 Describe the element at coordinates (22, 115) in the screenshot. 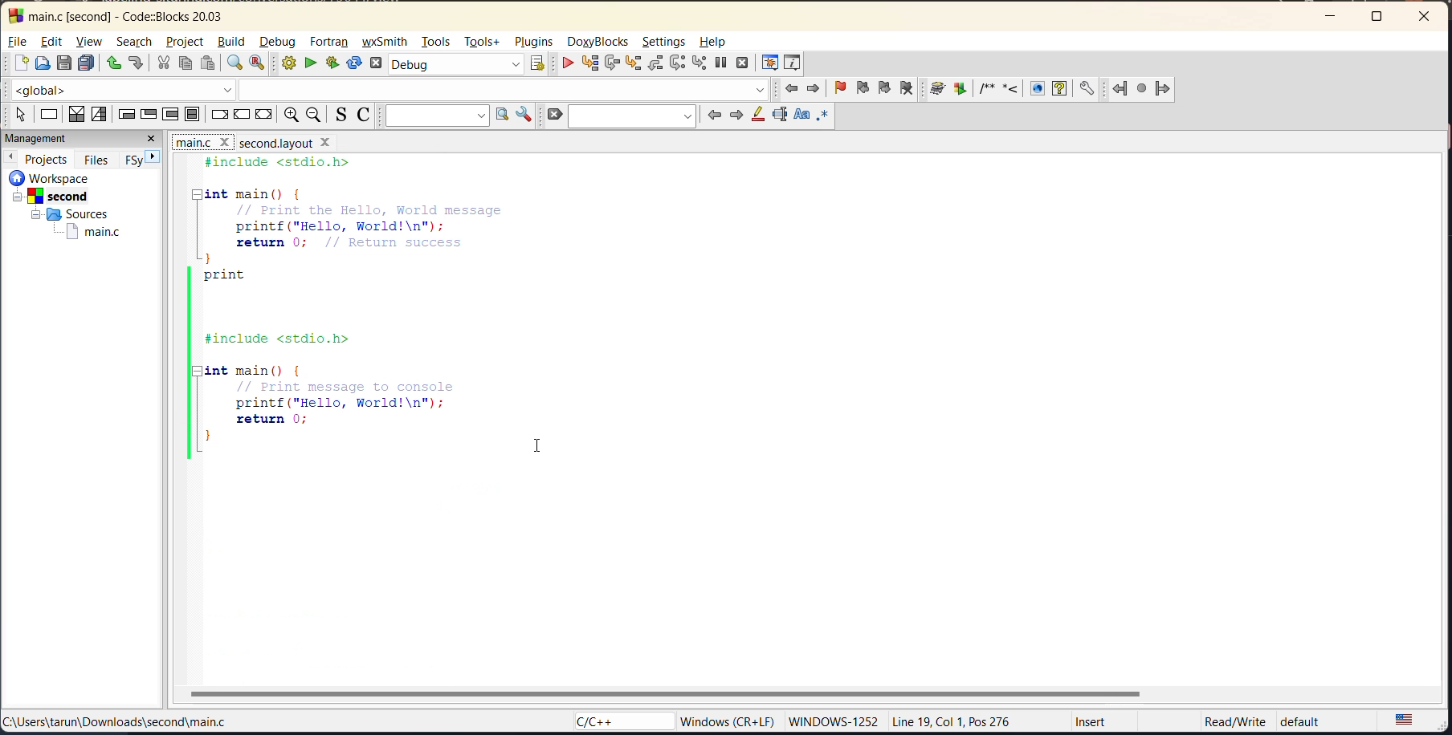

I see `select` at that location.